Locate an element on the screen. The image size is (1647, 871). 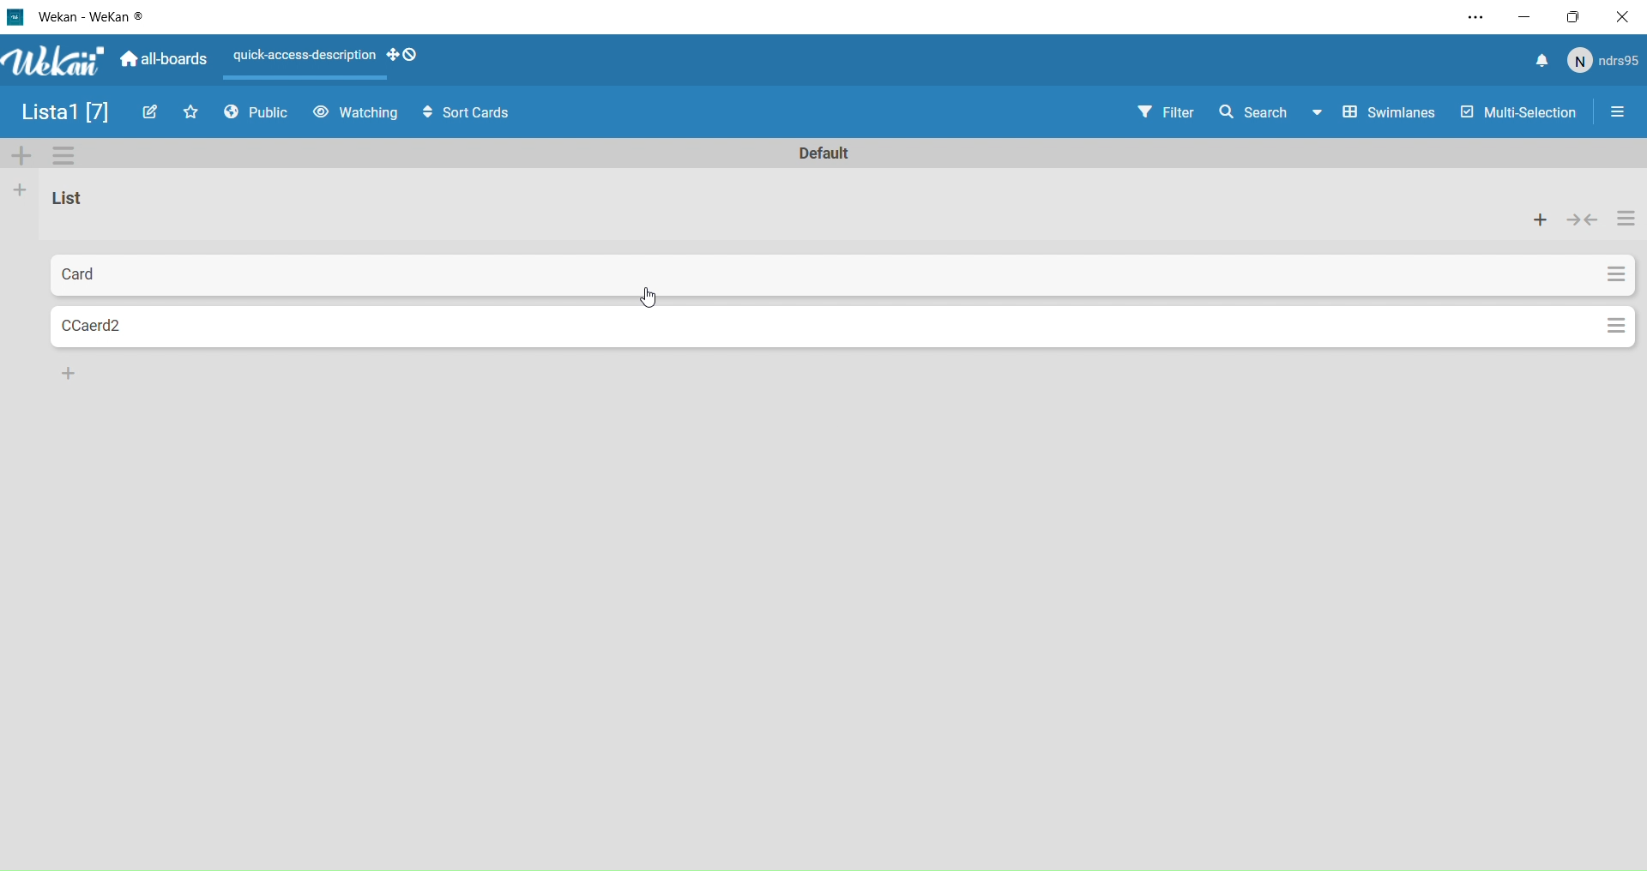
Notify is located at coordinates (1541, 63).